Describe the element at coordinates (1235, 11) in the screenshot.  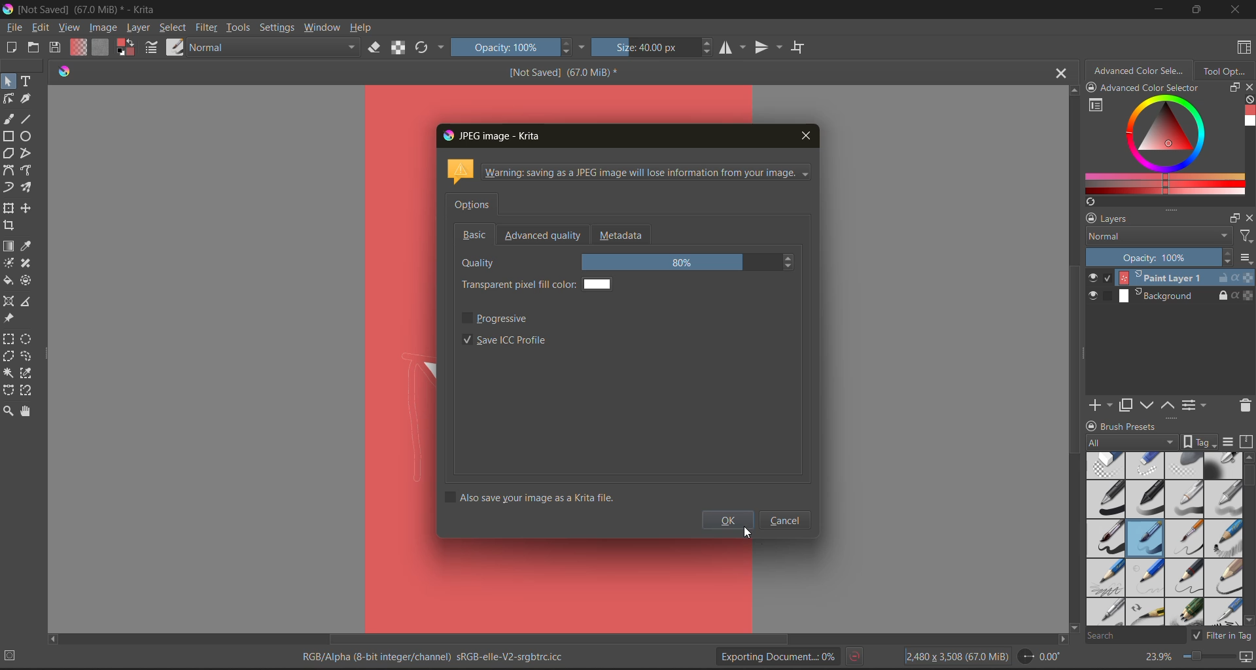
I see `close` at that location.